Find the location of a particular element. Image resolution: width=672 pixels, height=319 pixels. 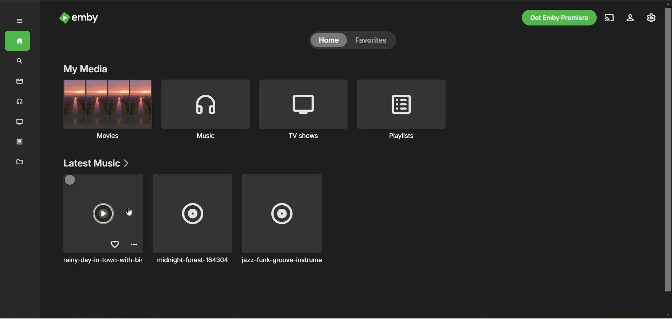

TV shows is located at coordinates (303, 110).